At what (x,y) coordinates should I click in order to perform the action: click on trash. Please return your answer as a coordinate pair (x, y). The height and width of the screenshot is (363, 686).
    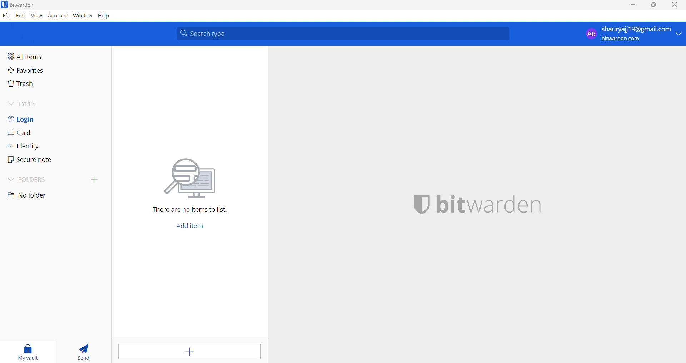
    Looking at the image, I should click on (65, 84).